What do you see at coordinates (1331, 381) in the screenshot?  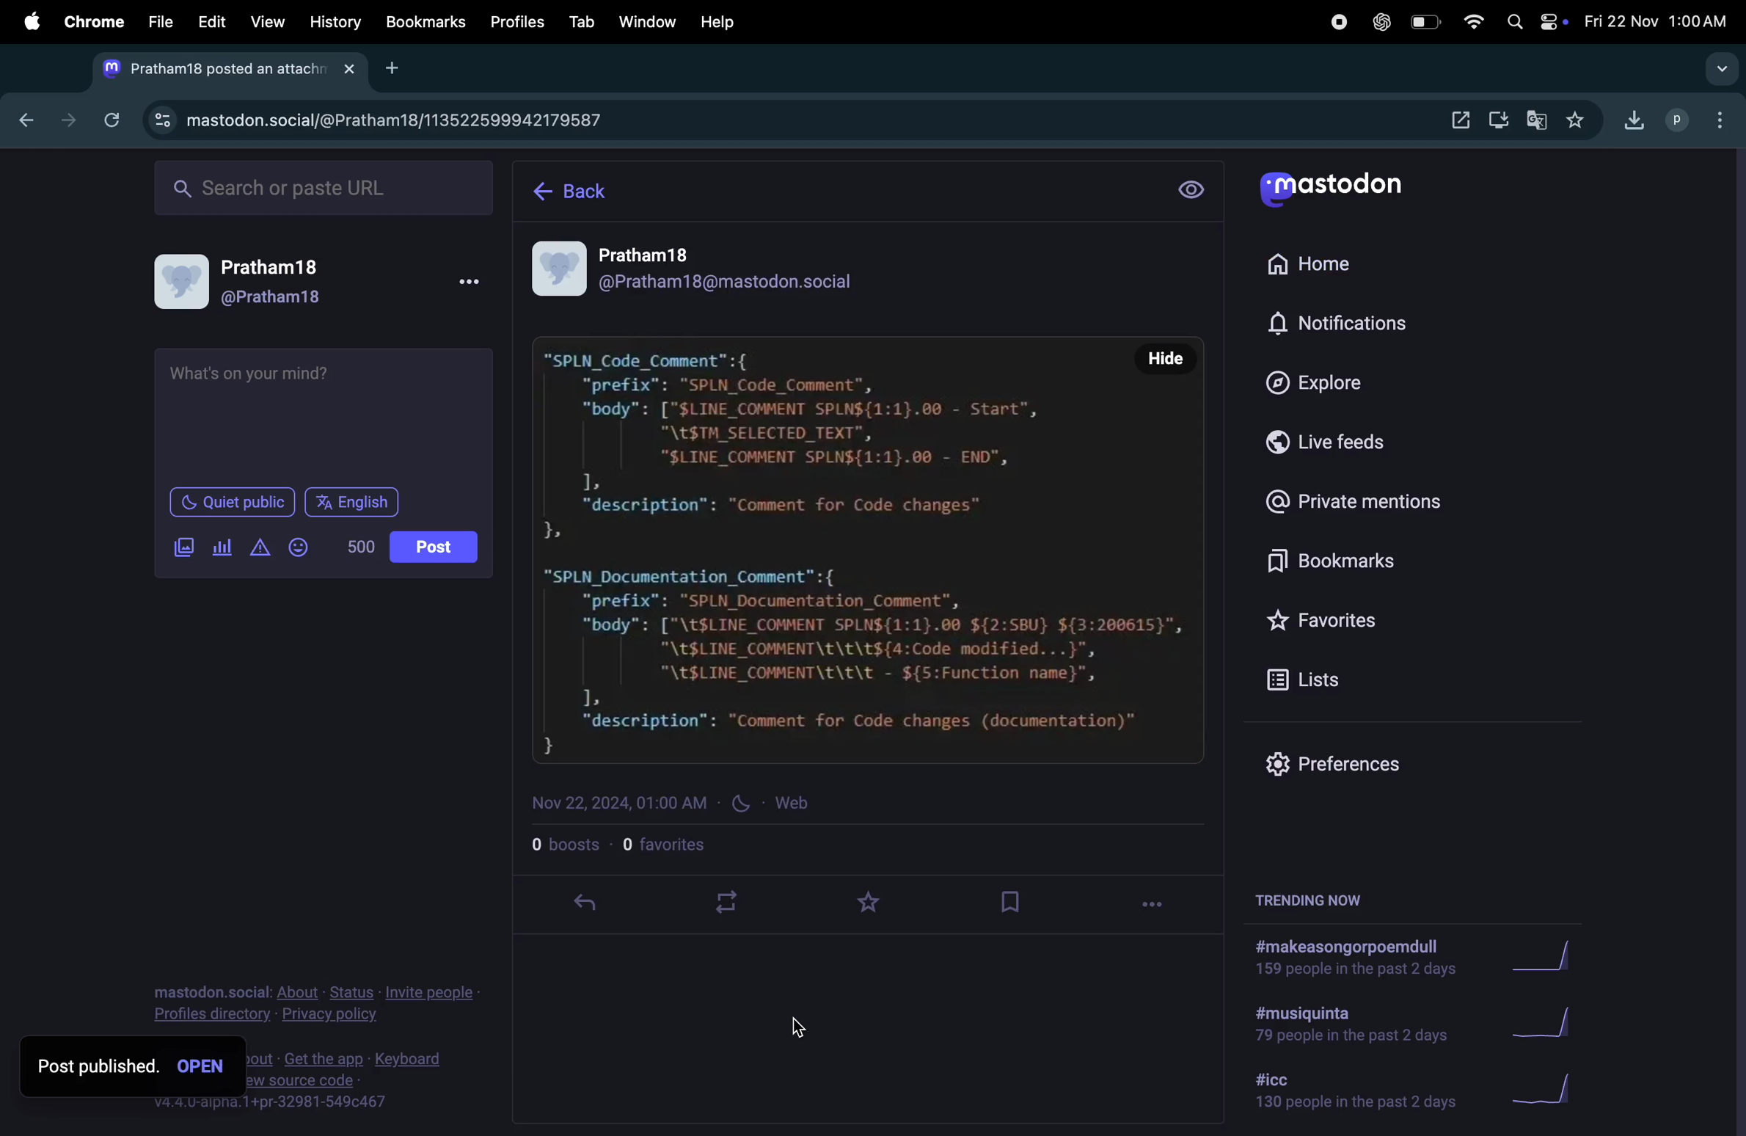 I see `explore` at bounding box center [1331, 381].